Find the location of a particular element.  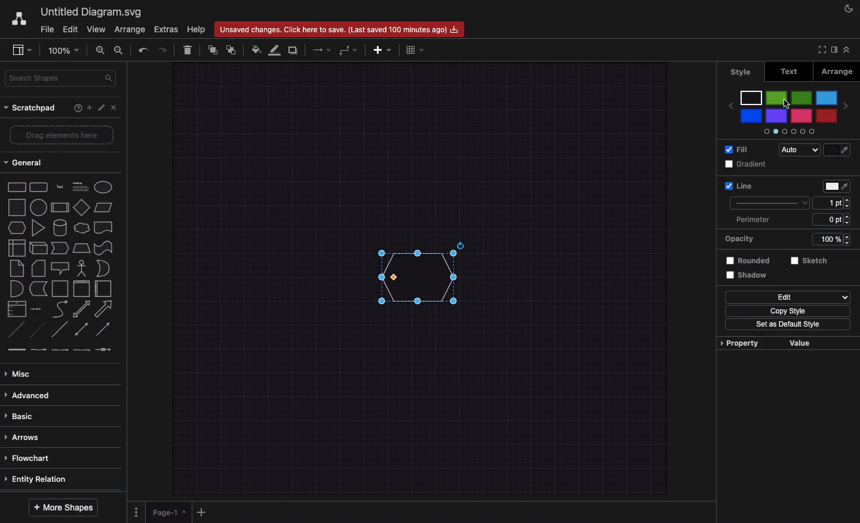

Value is located at coordinates (800, 343).